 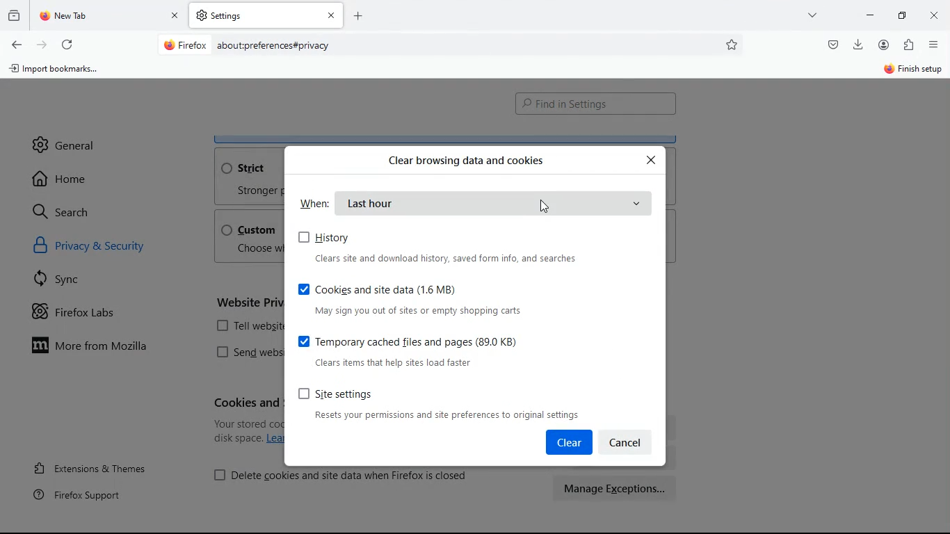 I want to click on close, so click(x=936, y=17).